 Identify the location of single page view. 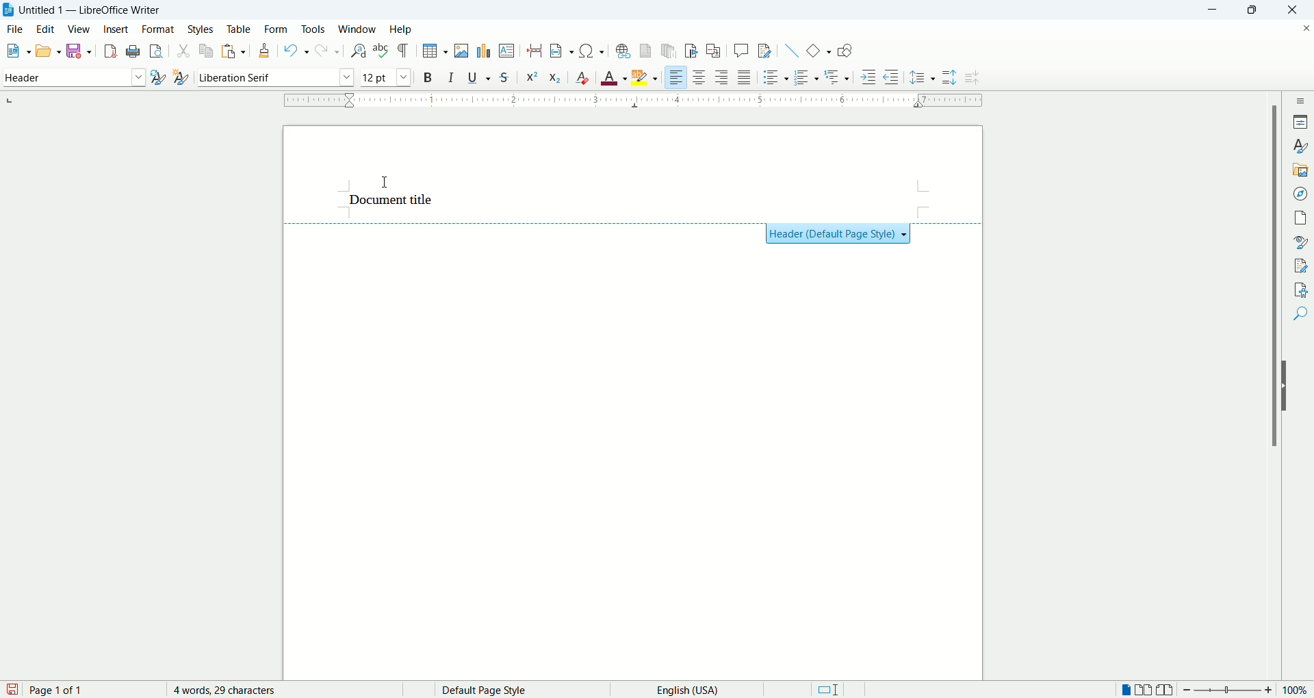
(1126, 690).